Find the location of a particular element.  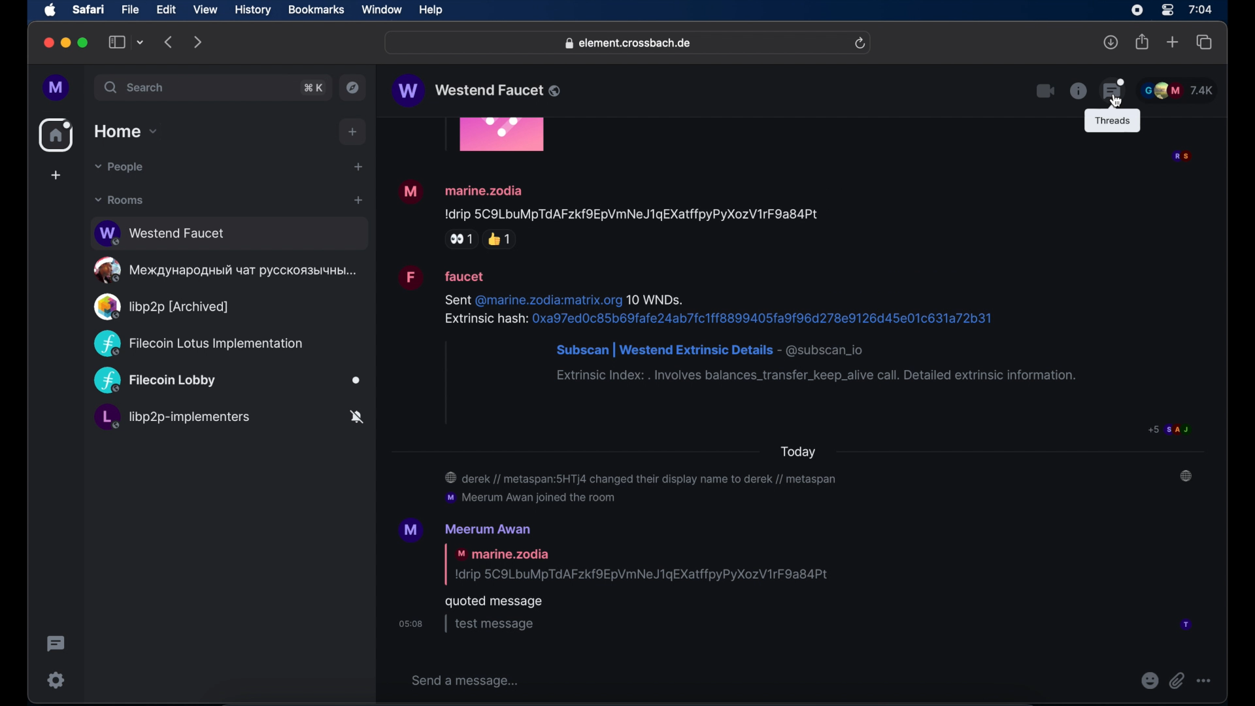

chat info is located at coordinates (1079, 90).